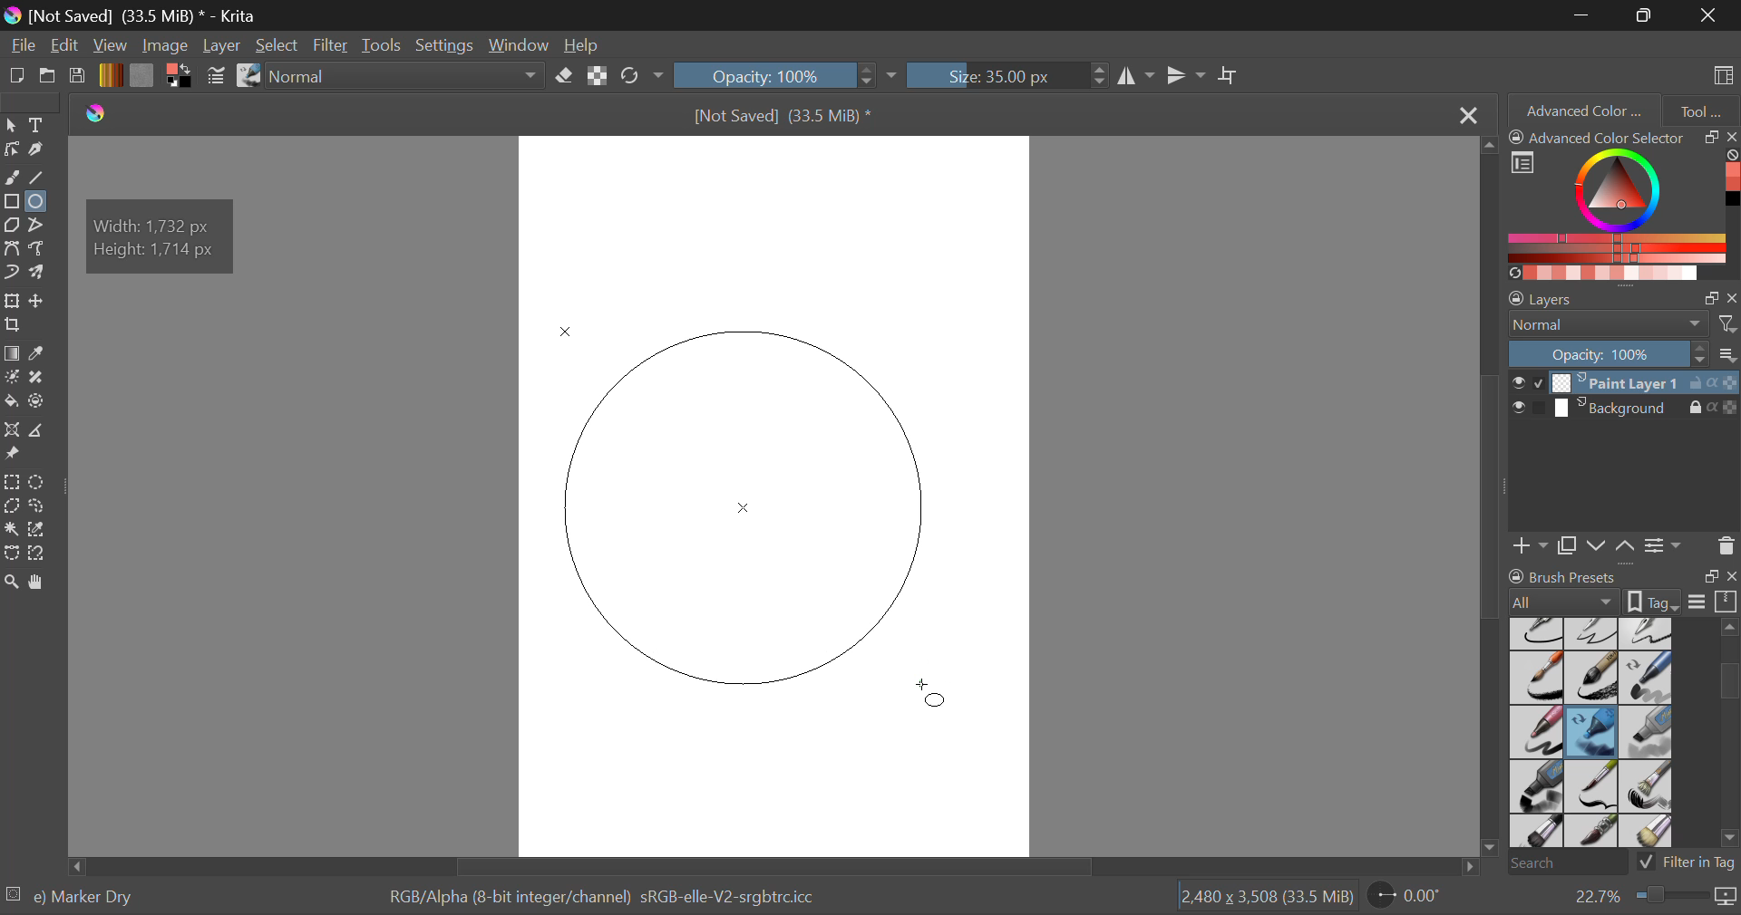 Image resolution: width=1741 pixels, height=915 pixels. Describe the element at coordinates (78, 77) in the screenshot. I see `Save` at that location.